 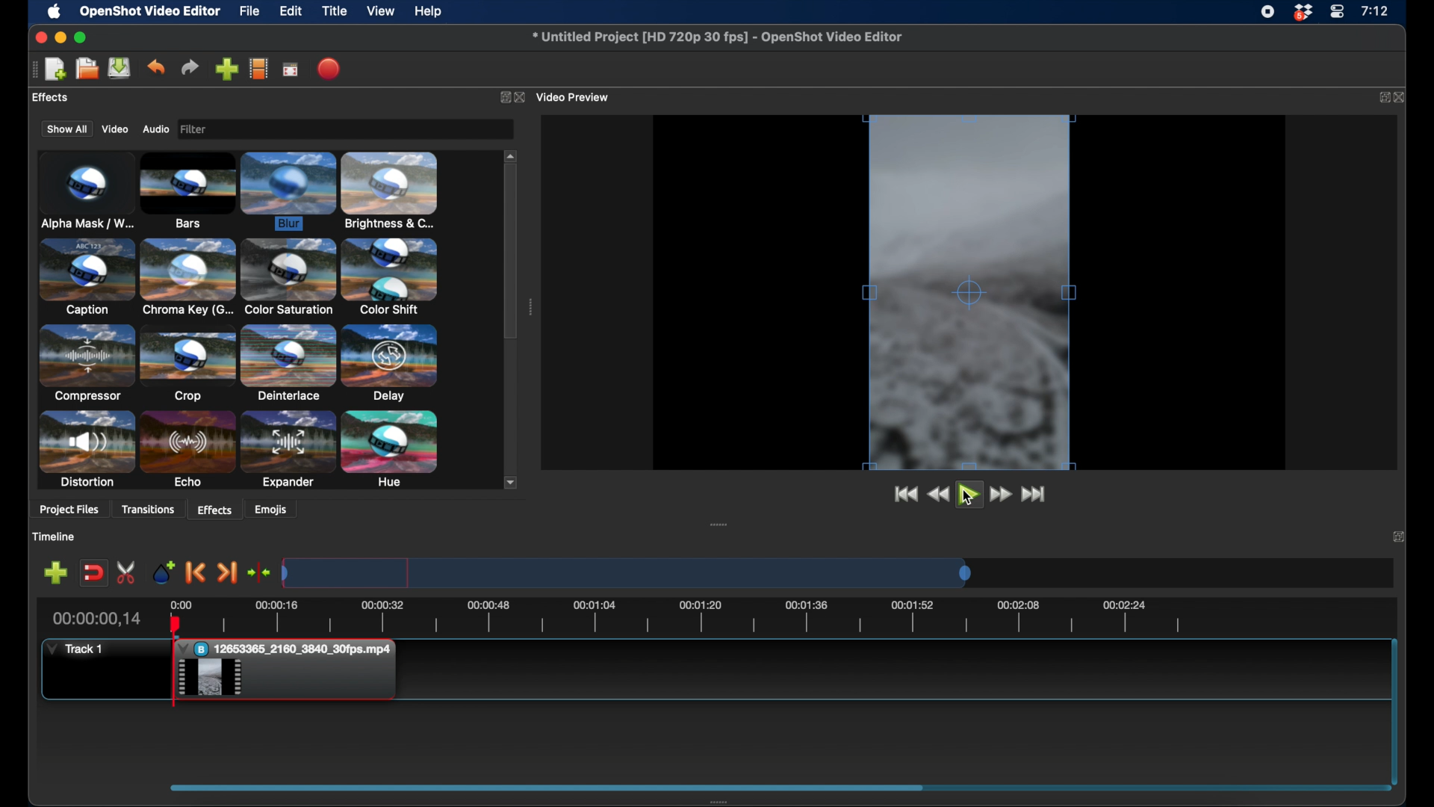 I want to click on transitions, so click(x=148, y=510).